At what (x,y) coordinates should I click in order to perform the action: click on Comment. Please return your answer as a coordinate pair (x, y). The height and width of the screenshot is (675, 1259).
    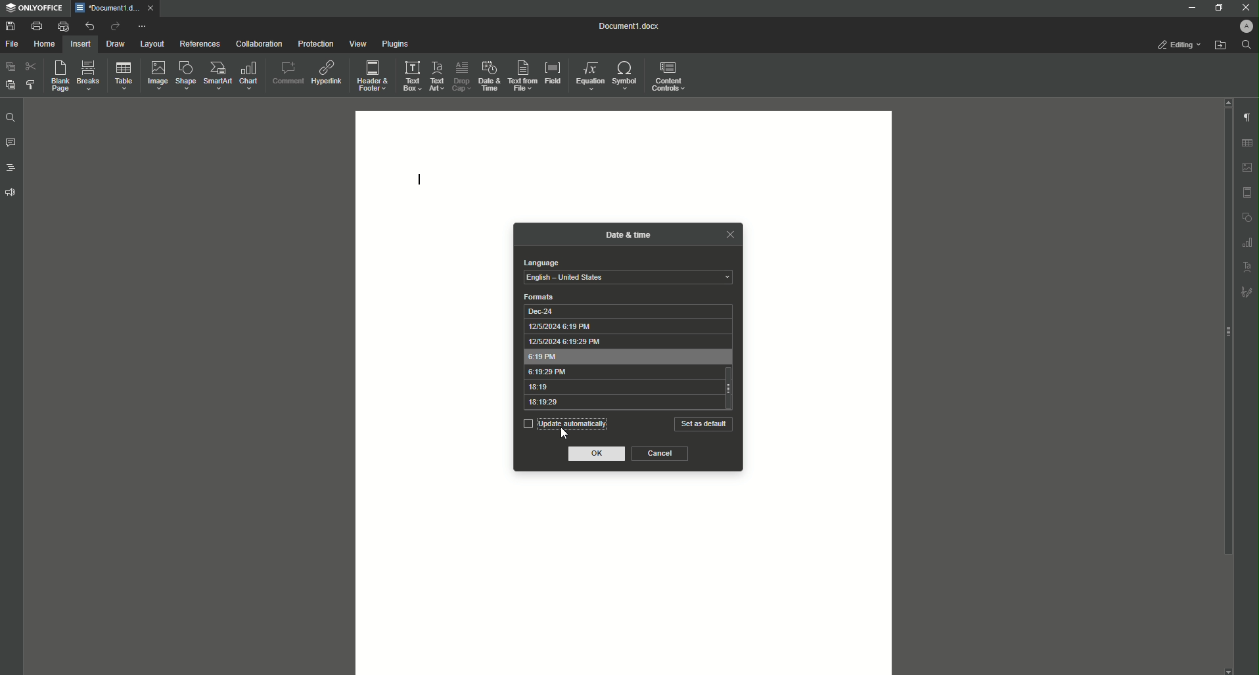
    Looking at the image, I should click on (286, 71).